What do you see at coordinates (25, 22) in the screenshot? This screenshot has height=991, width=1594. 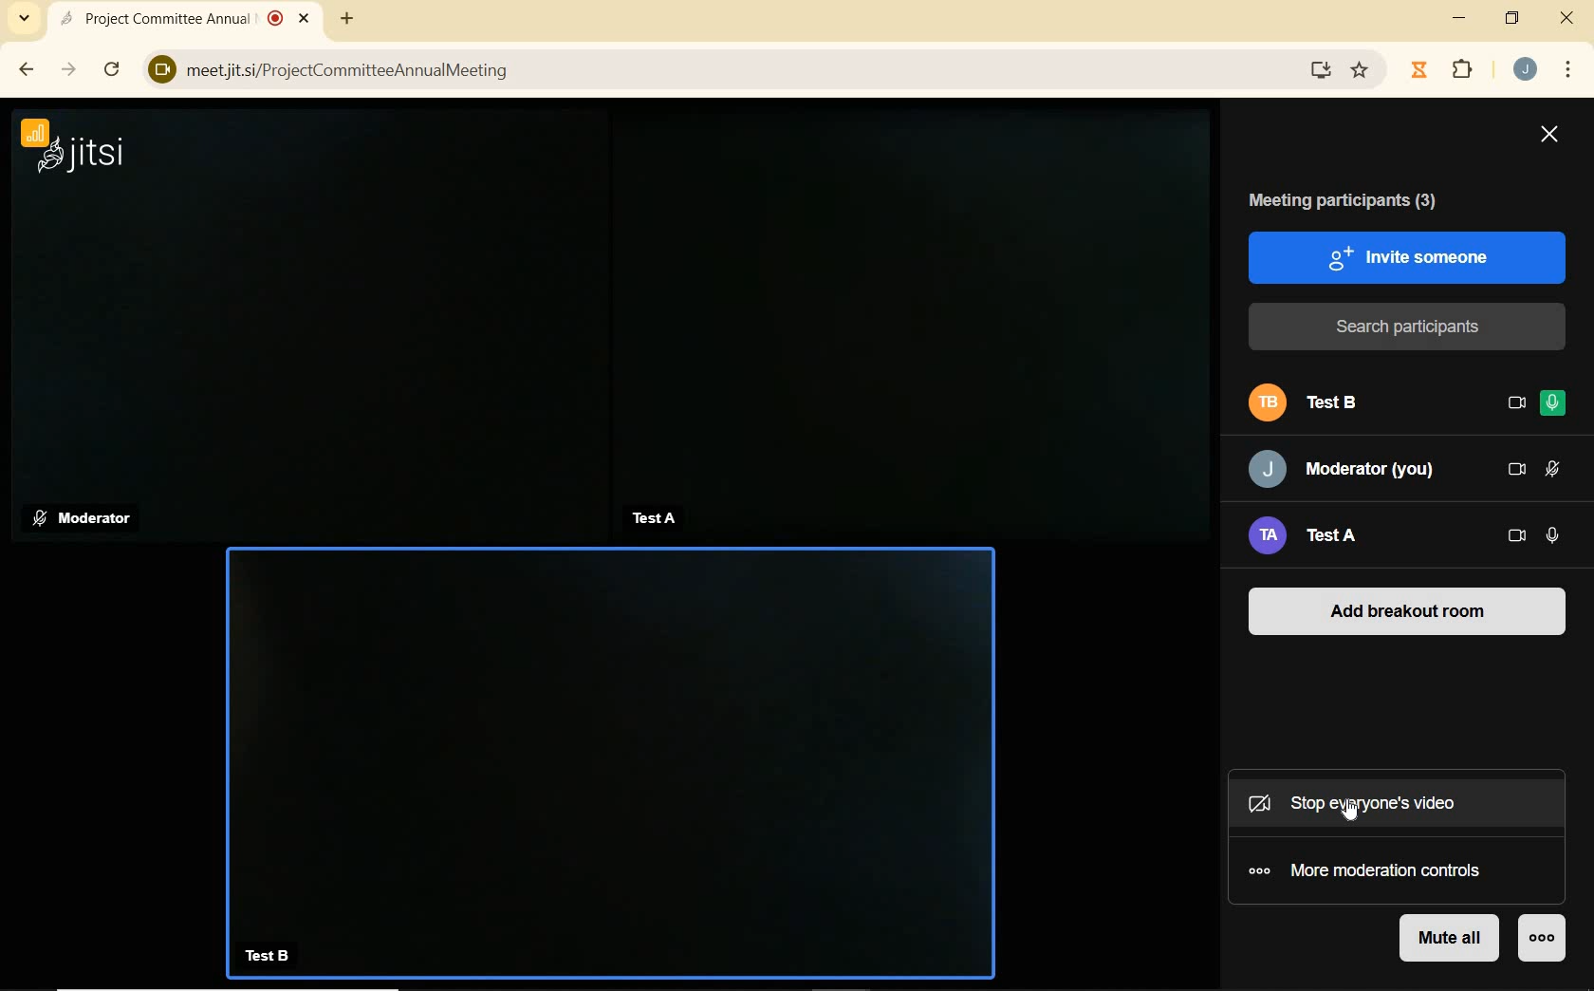 I see `SEARCH TABS` at bounding box center [25, 22].